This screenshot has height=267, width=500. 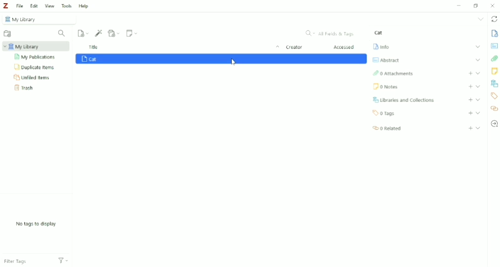 I want to click on Expand section, so click(x=478, y=86).